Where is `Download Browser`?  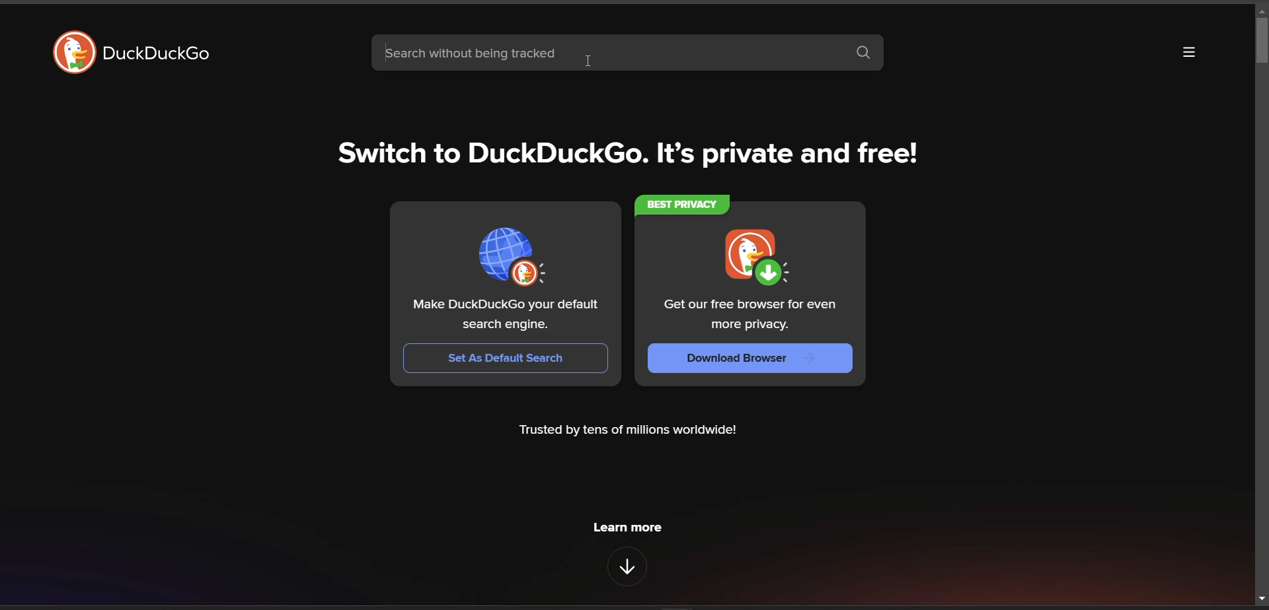
Download Browser is located at coordinates (751, 359).